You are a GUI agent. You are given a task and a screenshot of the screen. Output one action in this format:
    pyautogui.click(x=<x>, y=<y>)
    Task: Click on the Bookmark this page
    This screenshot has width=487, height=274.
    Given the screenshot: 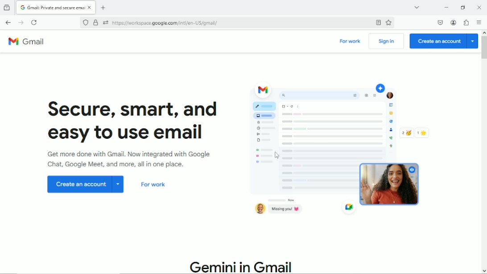 What is the action you would take?
    pyautogui.click(x=388, y=23)
    